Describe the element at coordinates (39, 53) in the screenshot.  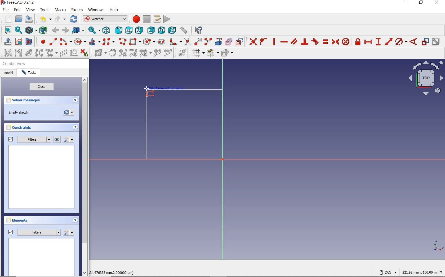
I see `symmetry` at that location.